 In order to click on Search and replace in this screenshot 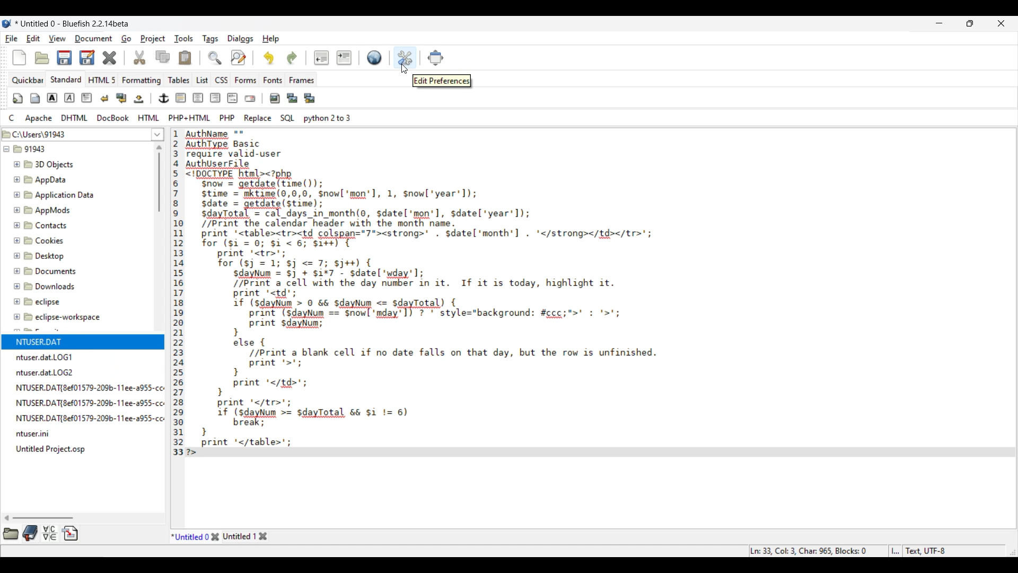, I will do `click(227, 57)`.